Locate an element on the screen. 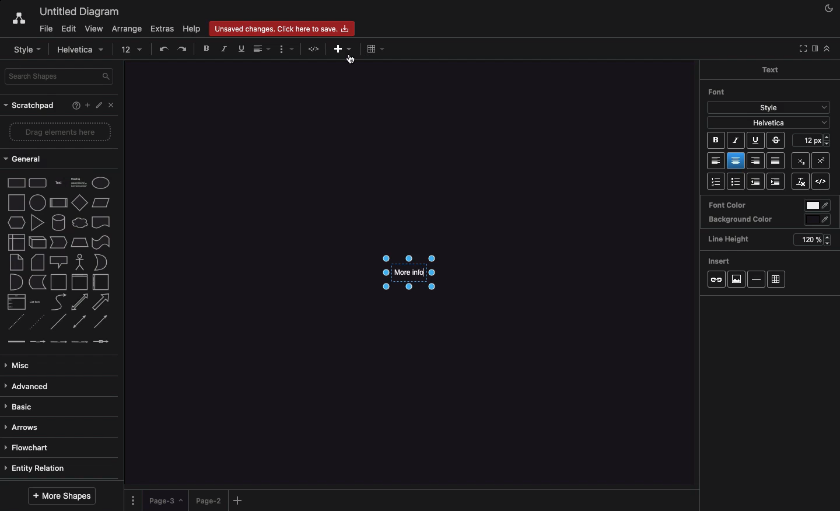 The height and width of the screenshot is (511, 840). curve is located at coordinates (59, 301).